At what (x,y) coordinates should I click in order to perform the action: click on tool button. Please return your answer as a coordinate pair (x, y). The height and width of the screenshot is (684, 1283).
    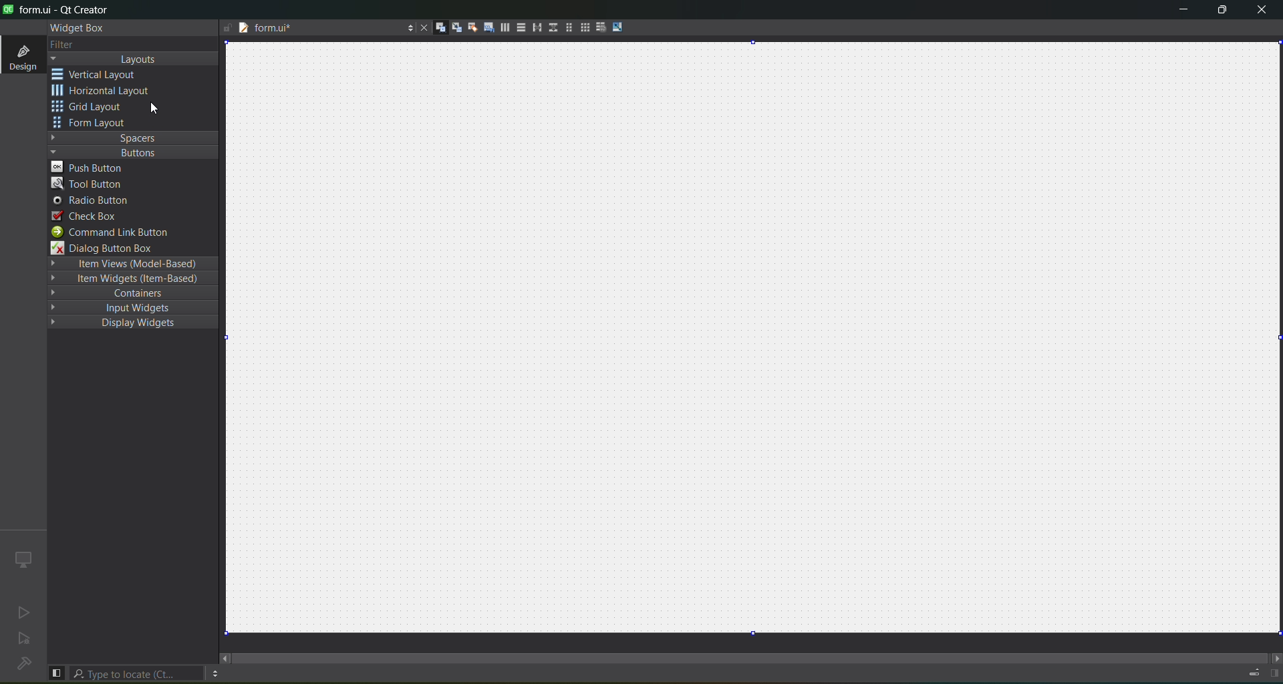
    Looking at the image, I should click on (88, 184).